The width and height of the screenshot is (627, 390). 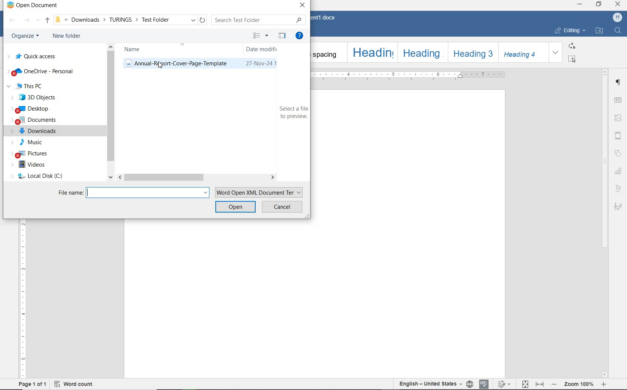 I want to click on select all, so click(x=571, y=59).